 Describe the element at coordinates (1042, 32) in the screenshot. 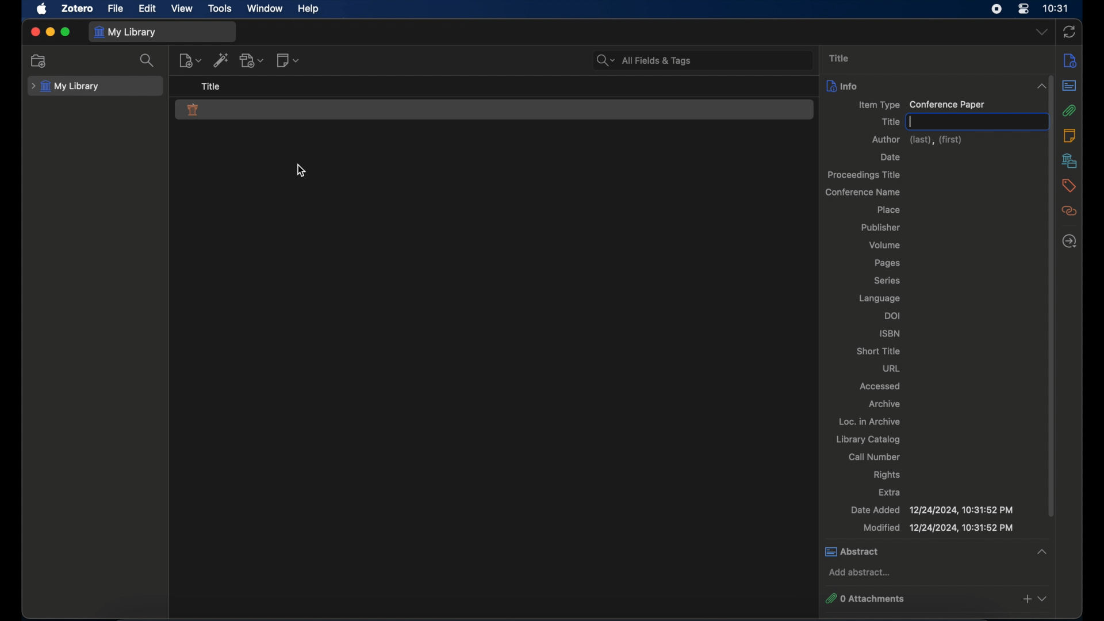

I see `dropdown` at that location.